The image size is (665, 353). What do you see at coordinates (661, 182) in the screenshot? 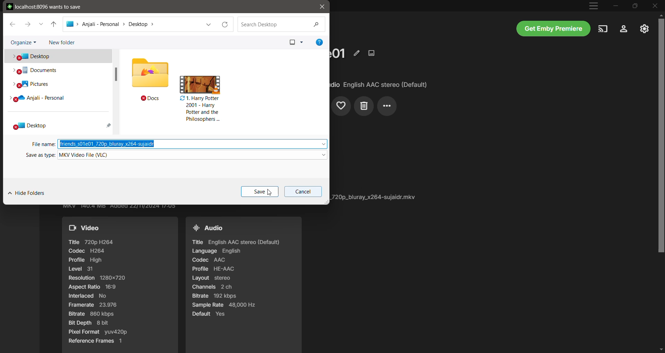
I see `Vertical Scroll Bar` at bounding box center [661, 182].